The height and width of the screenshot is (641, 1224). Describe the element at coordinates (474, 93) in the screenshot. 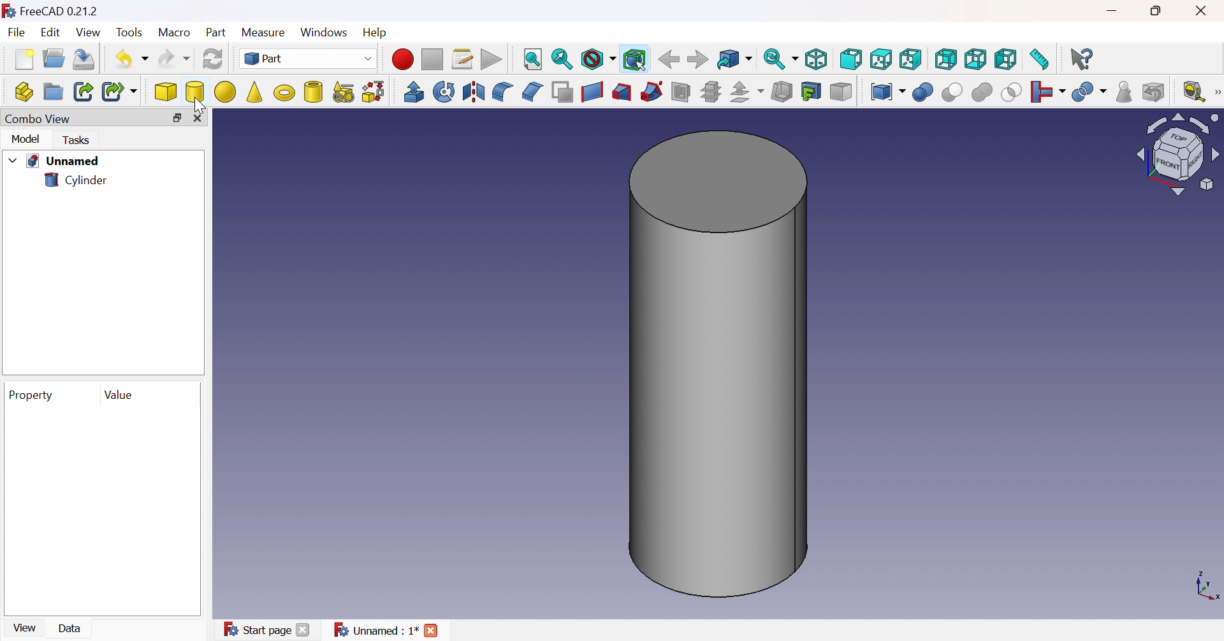

I see `Mirroring` at that location.